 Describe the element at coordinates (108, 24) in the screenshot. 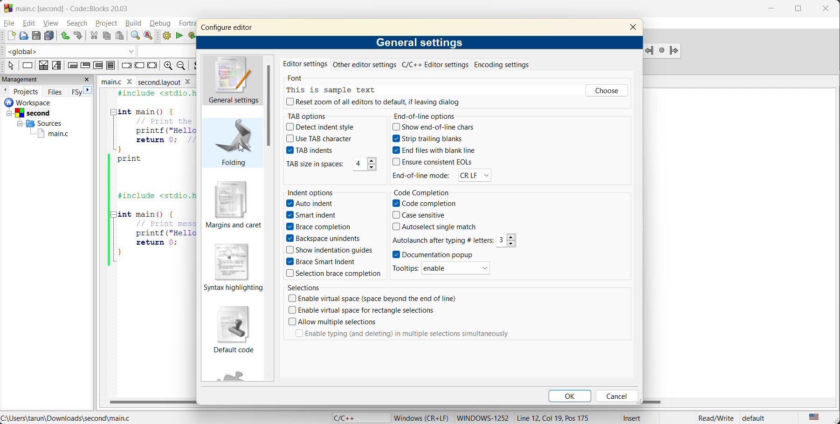

I see `project` at that location.